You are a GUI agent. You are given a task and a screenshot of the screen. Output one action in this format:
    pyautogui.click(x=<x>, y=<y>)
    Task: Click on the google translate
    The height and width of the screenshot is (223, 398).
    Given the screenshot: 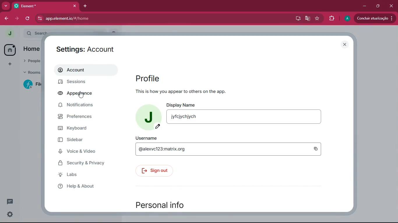 What is the action you would take?
    pyautogui.click(x=307, y=19)
    